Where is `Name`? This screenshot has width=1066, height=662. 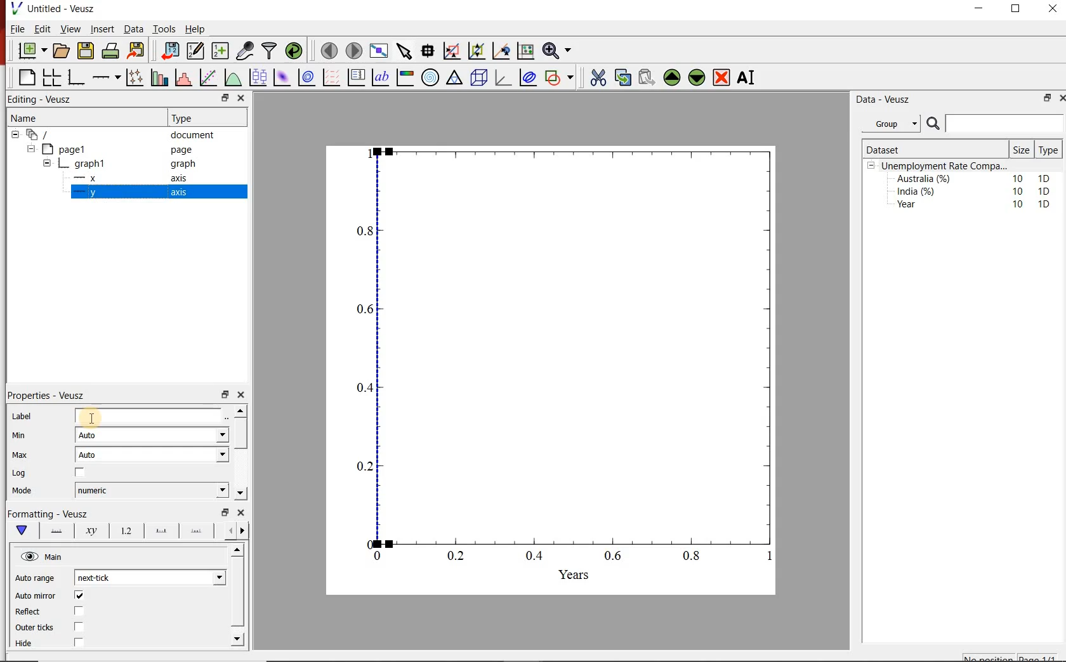 Name is located at coordinates (80, 117).